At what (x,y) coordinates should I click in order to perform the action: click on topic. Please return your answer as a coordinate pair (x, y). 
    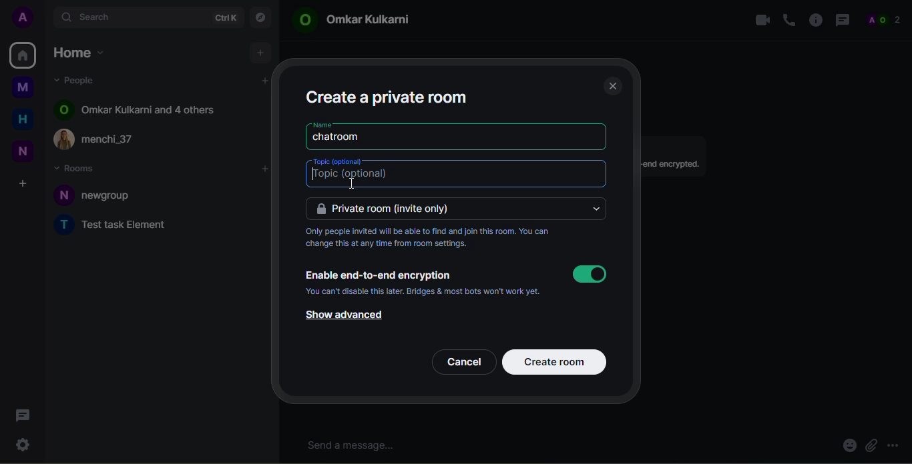
    Looking at the image, I should click on (339, 159).